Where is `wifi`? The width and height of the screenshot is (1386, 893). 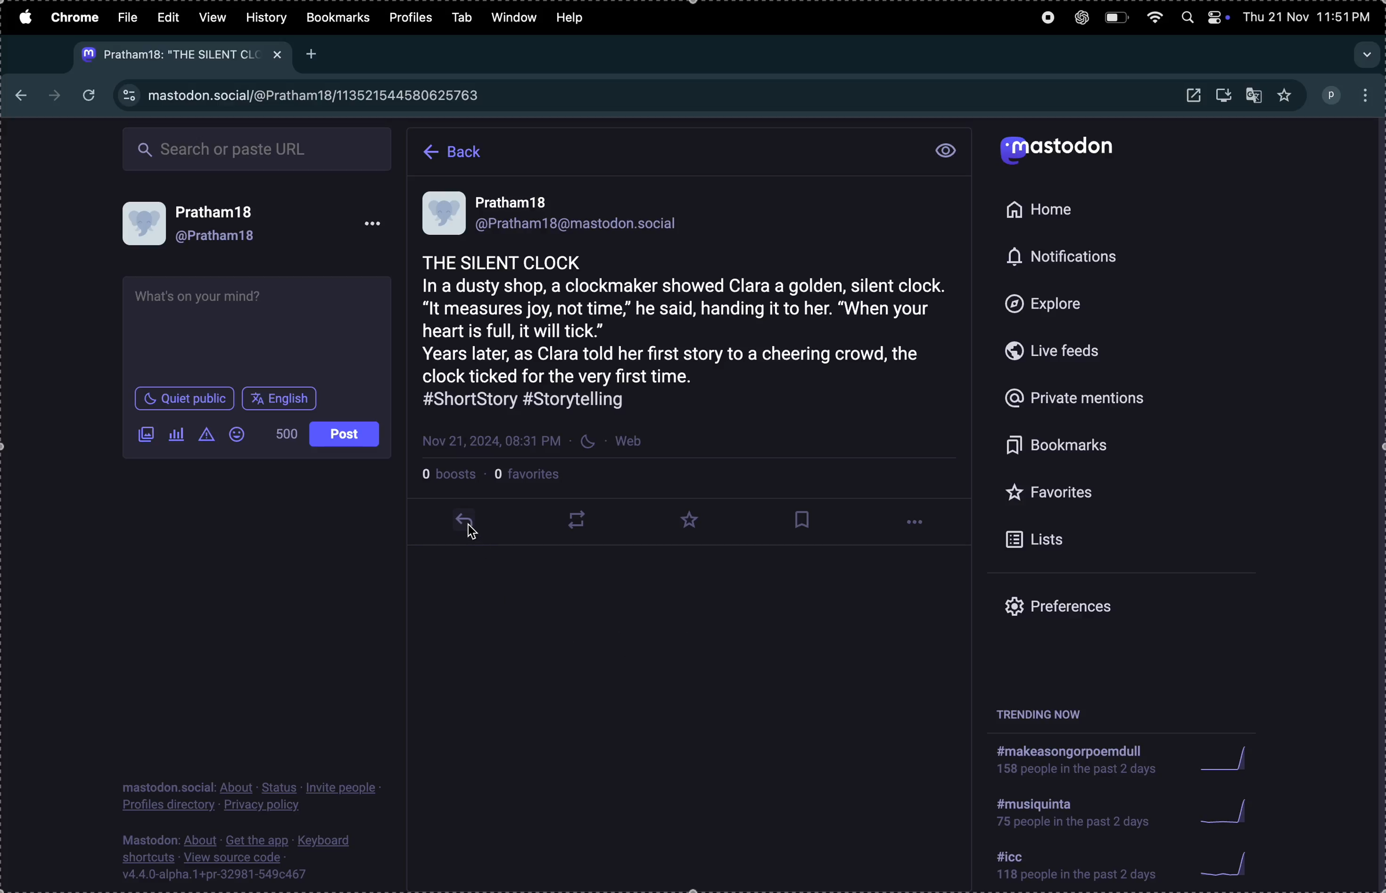 wifi is located at coordinates (1156, 18).